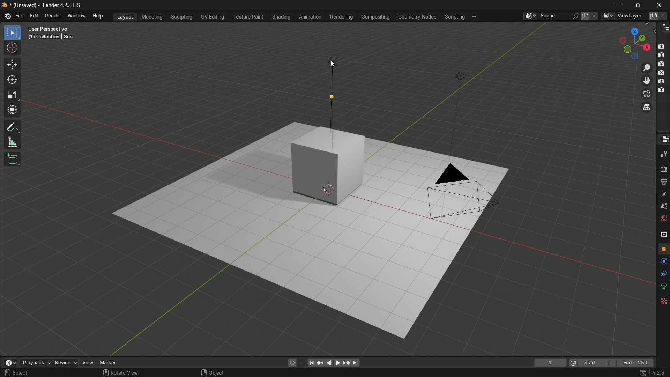 Image resolution: width=670 pixels, height=377 pixels. I want to click on timeline, so click(11, 362).